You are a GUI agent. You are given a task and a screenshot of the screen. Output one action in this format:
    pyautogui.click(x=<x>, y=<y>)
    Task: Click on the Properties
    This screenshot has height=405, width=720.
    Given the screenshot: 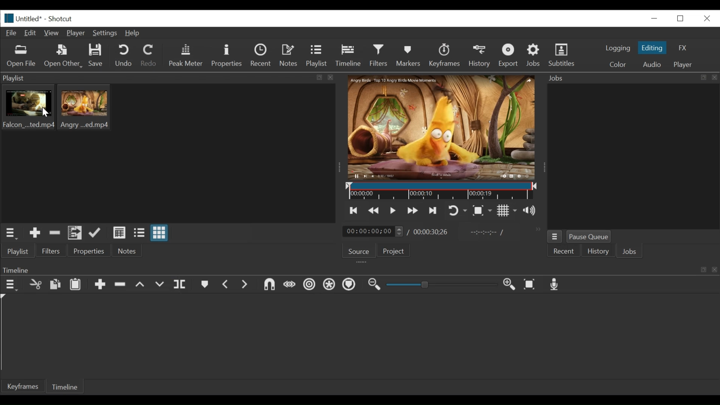 What is the action you would take?
    pyautogui.click(x=228, y=55)
    